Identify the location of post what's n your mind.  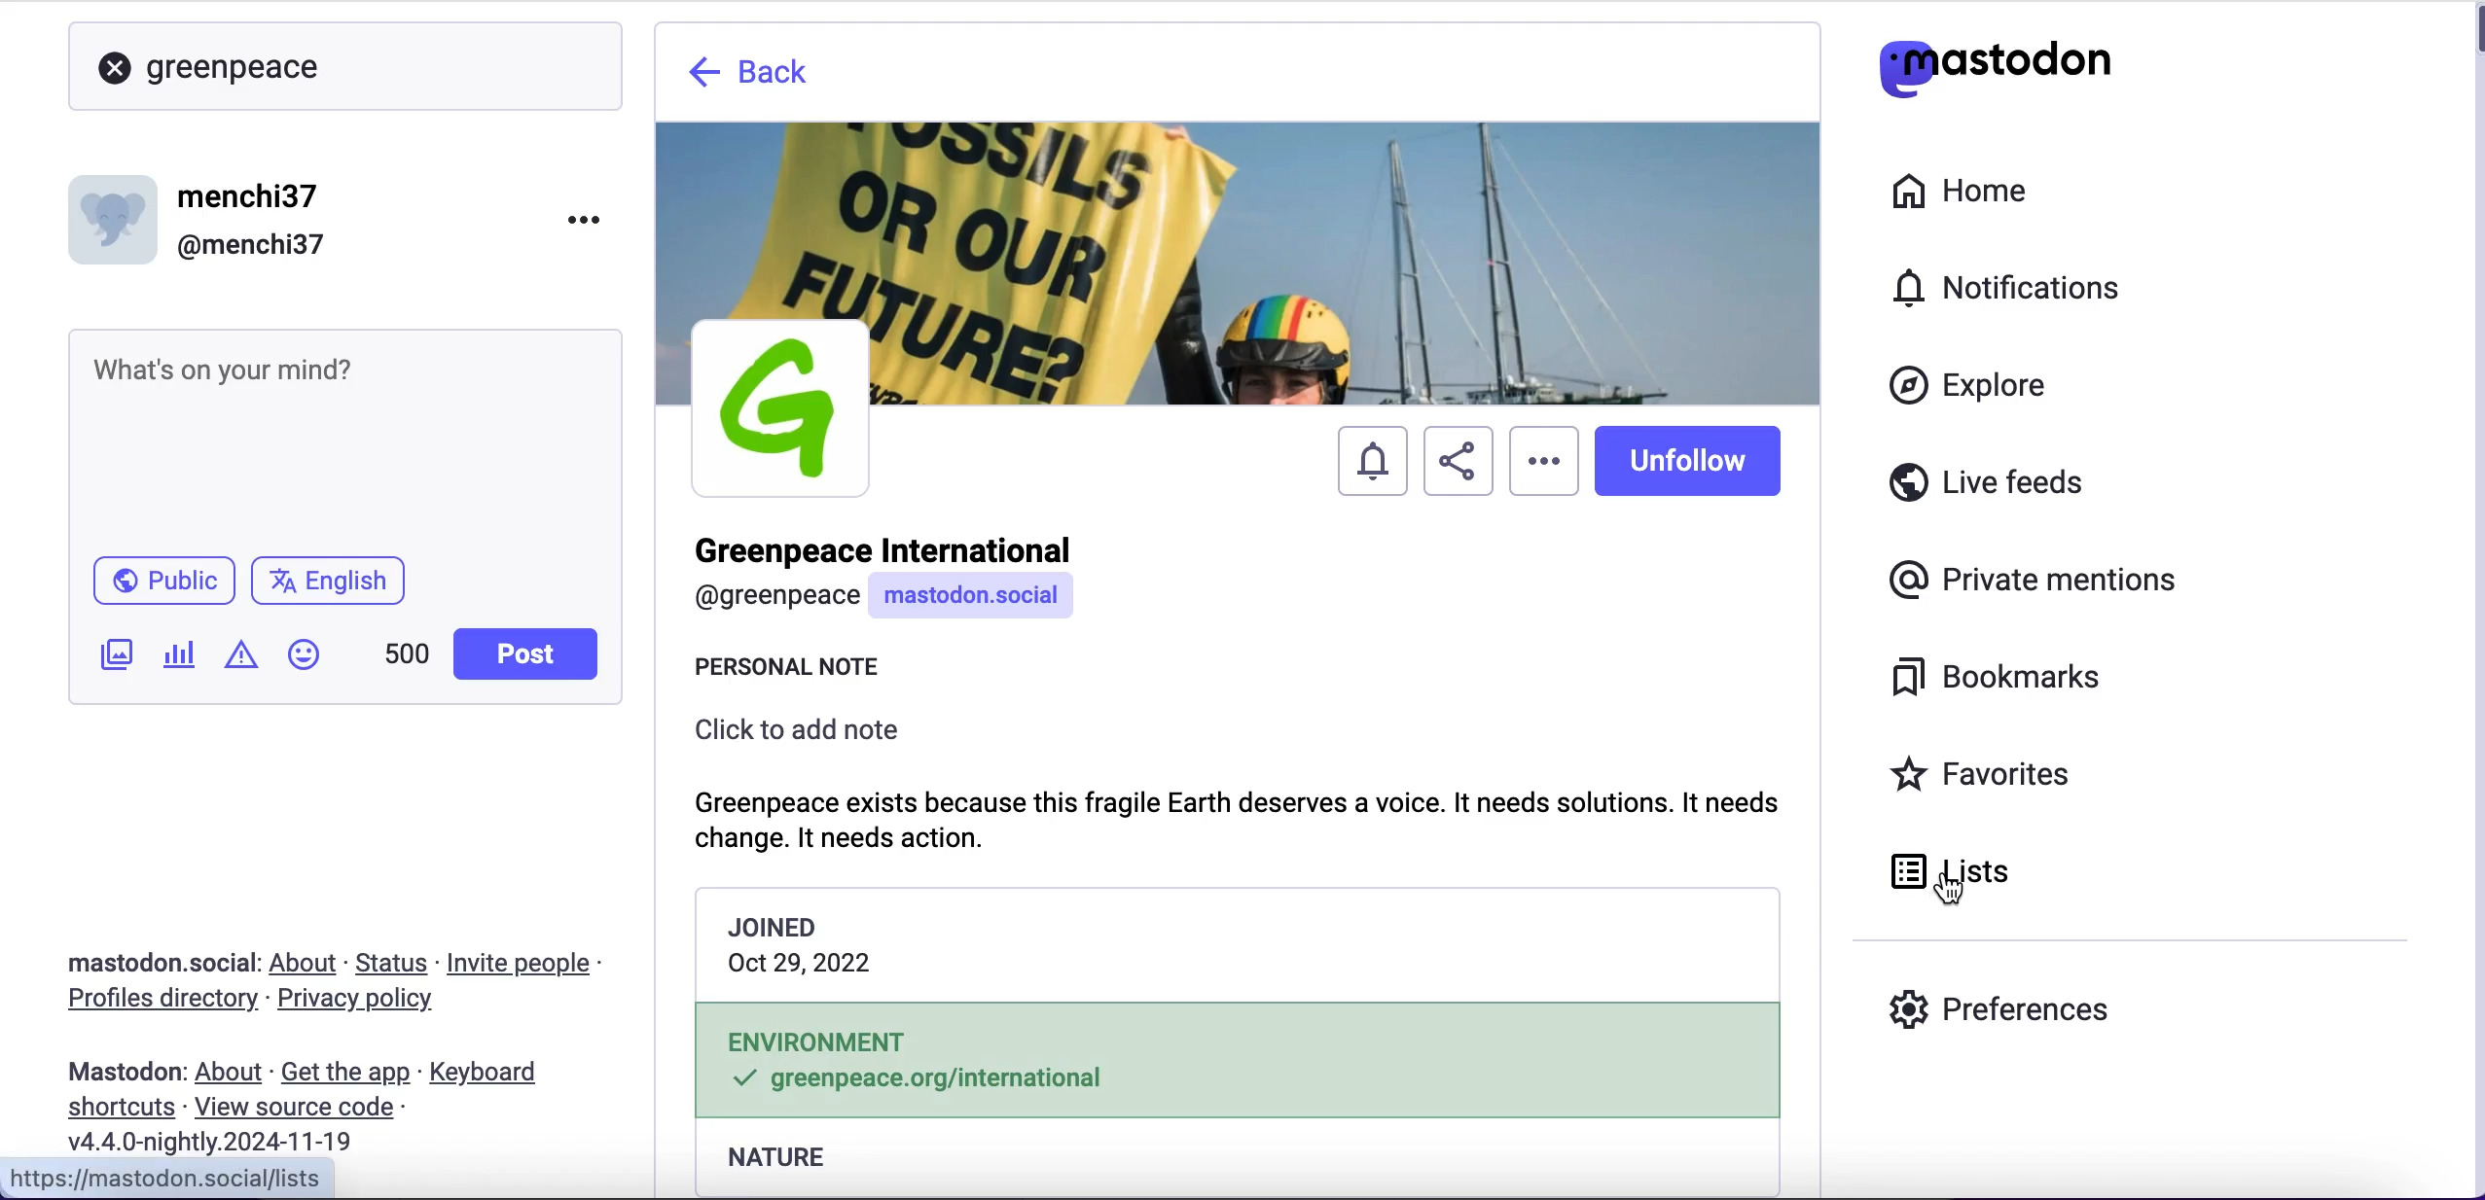
(346, 438).